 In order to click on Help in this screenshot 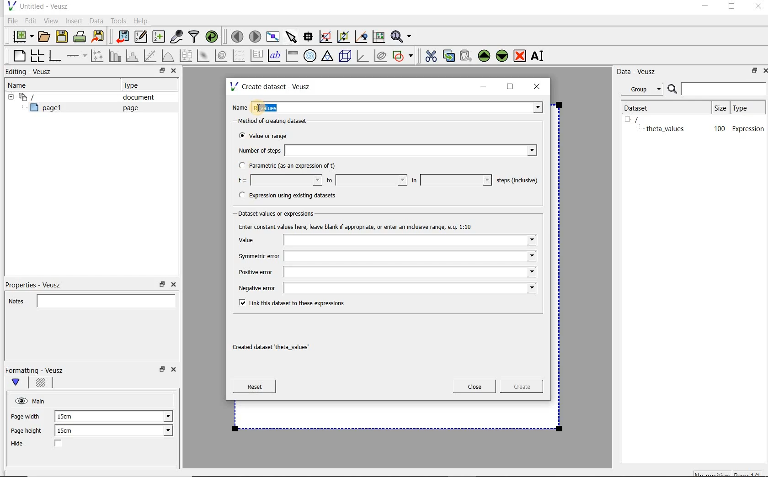, I will do `click(142, 21)`.